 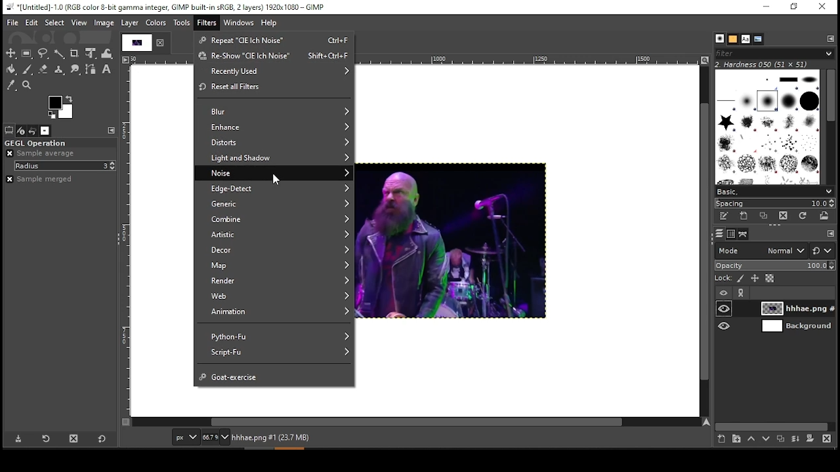 I want to click on paint bucket tool, so click(x=10, y=69).